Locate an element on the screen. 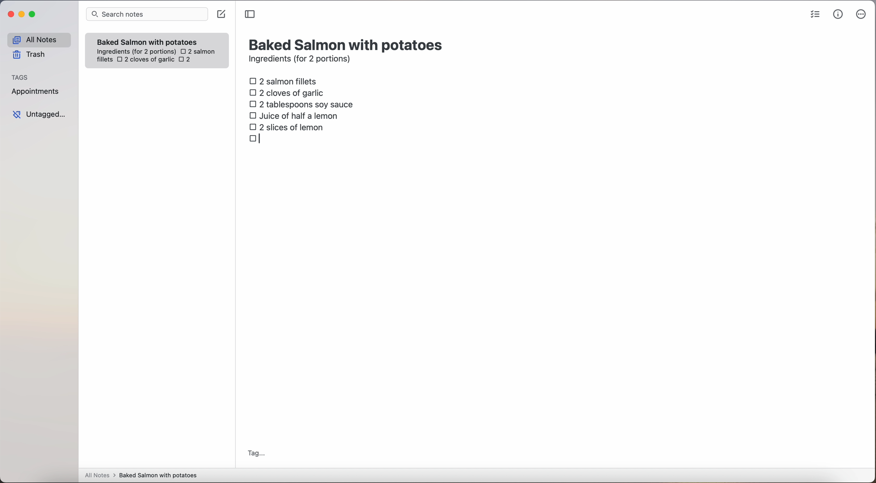  2  is located at coordinates (187, 60).